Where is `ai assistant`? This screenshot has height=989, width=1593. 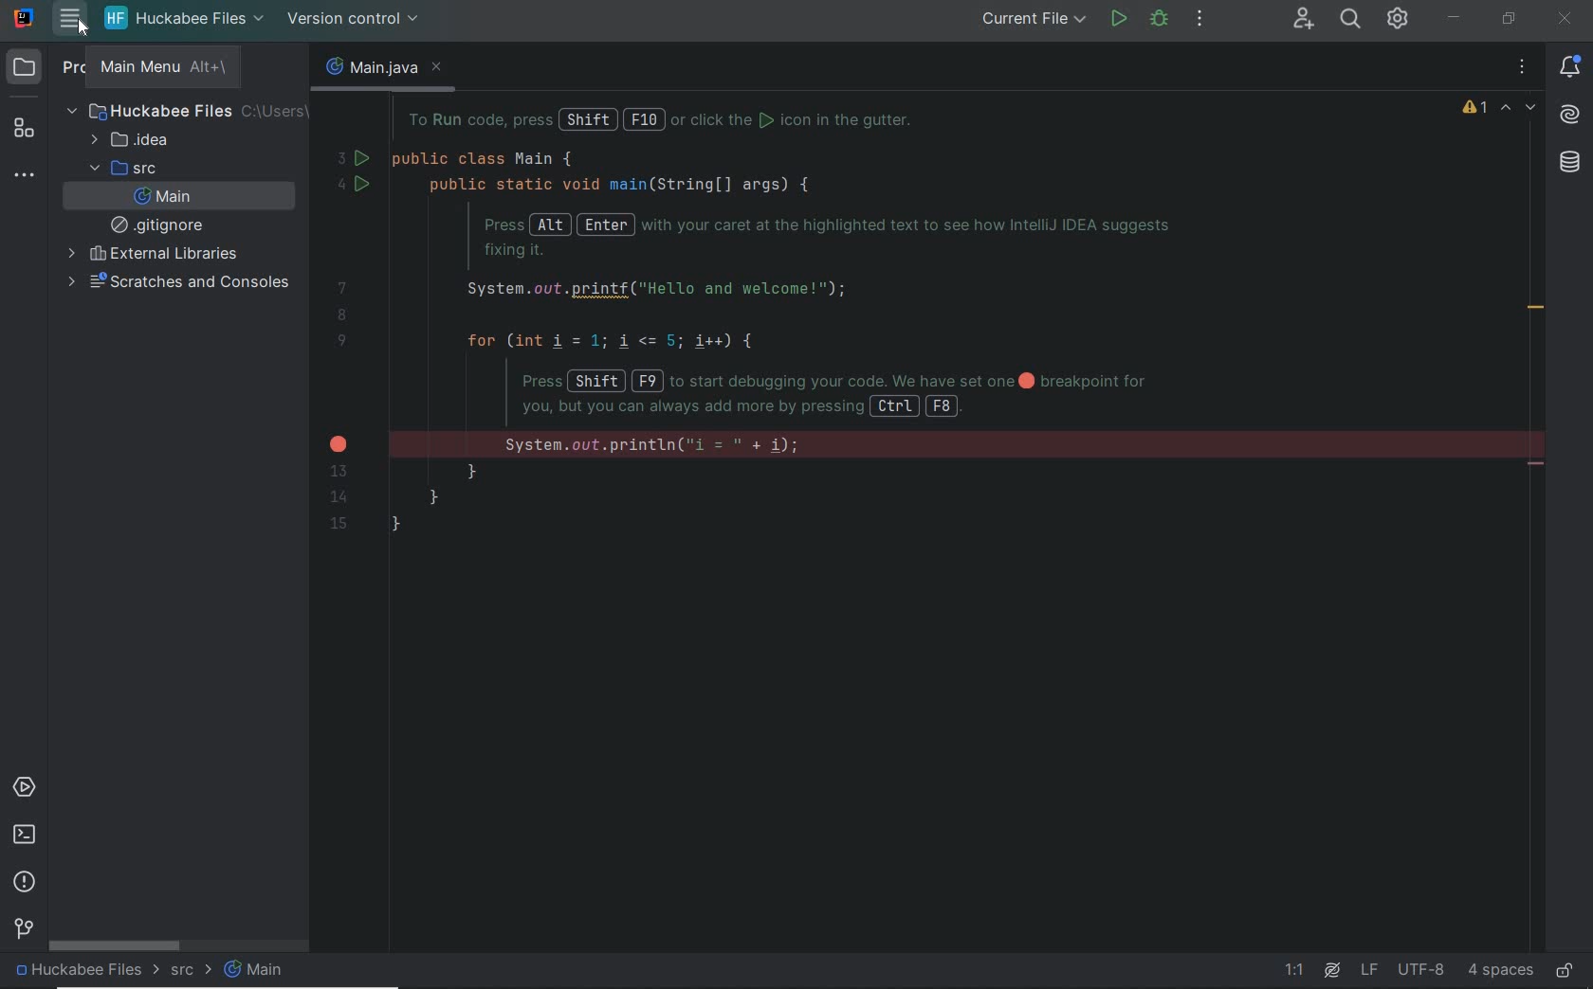
ai assistant is located at coordinates (1330, 969).